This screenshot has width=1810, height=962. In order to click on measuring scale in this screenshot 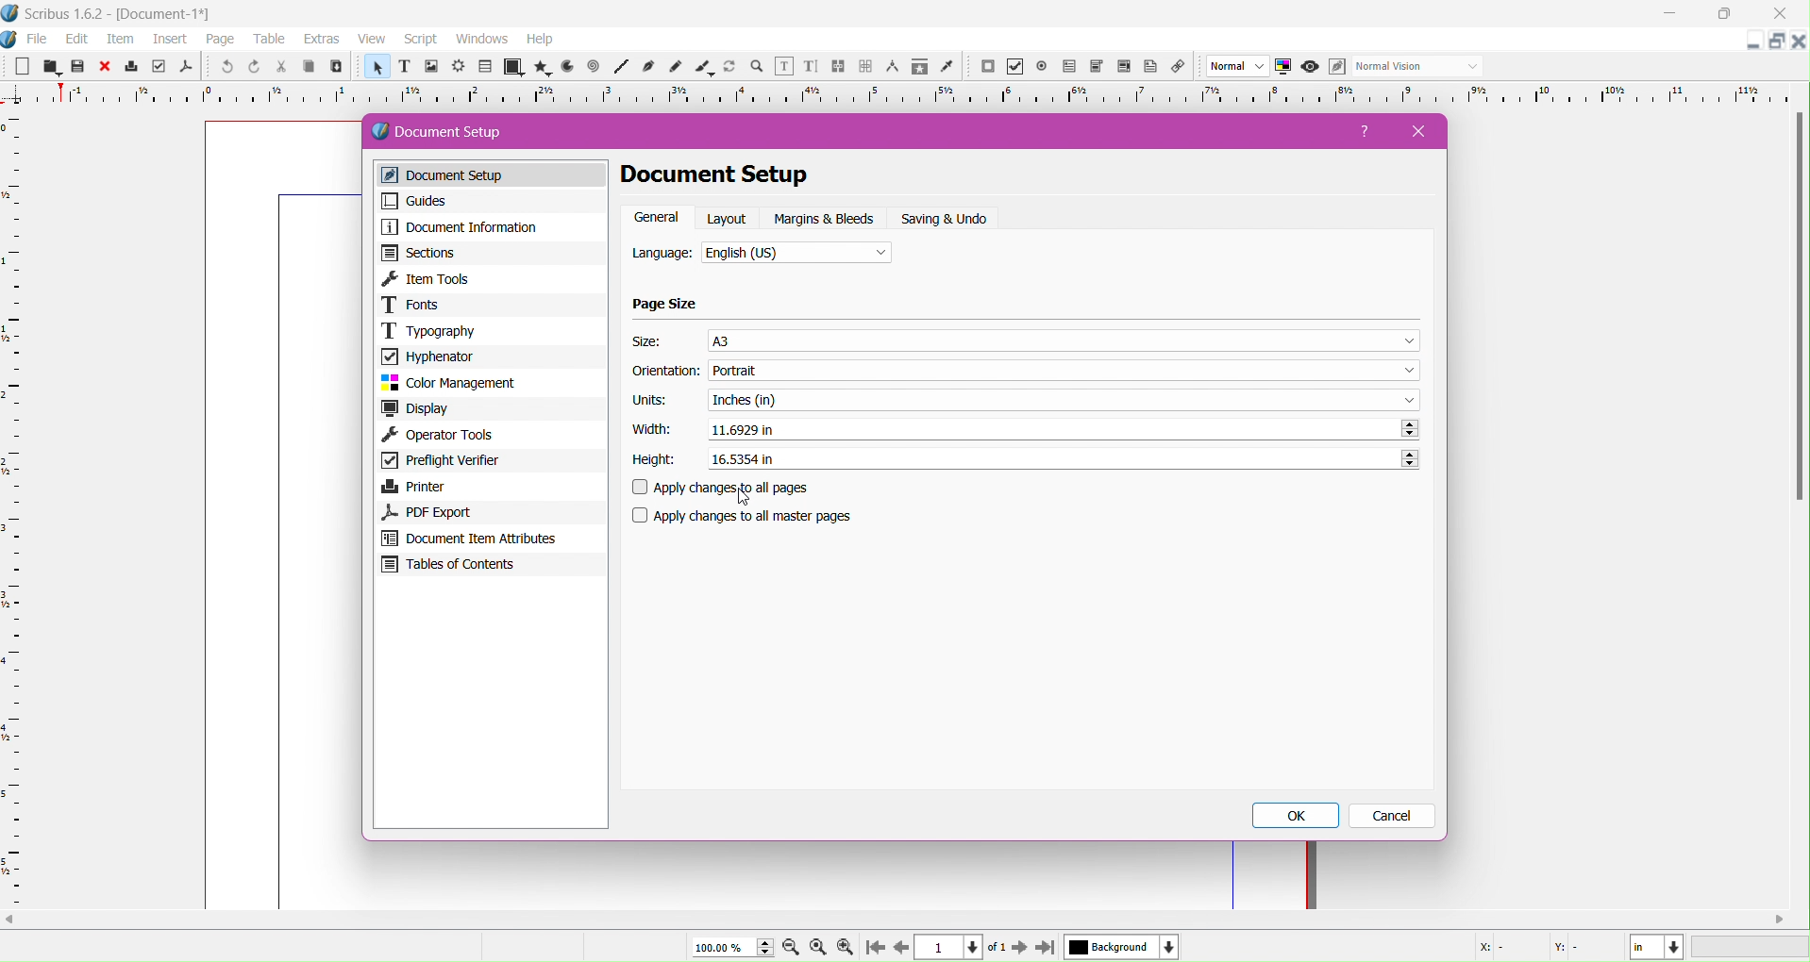, I will do `click(900, 95)`.